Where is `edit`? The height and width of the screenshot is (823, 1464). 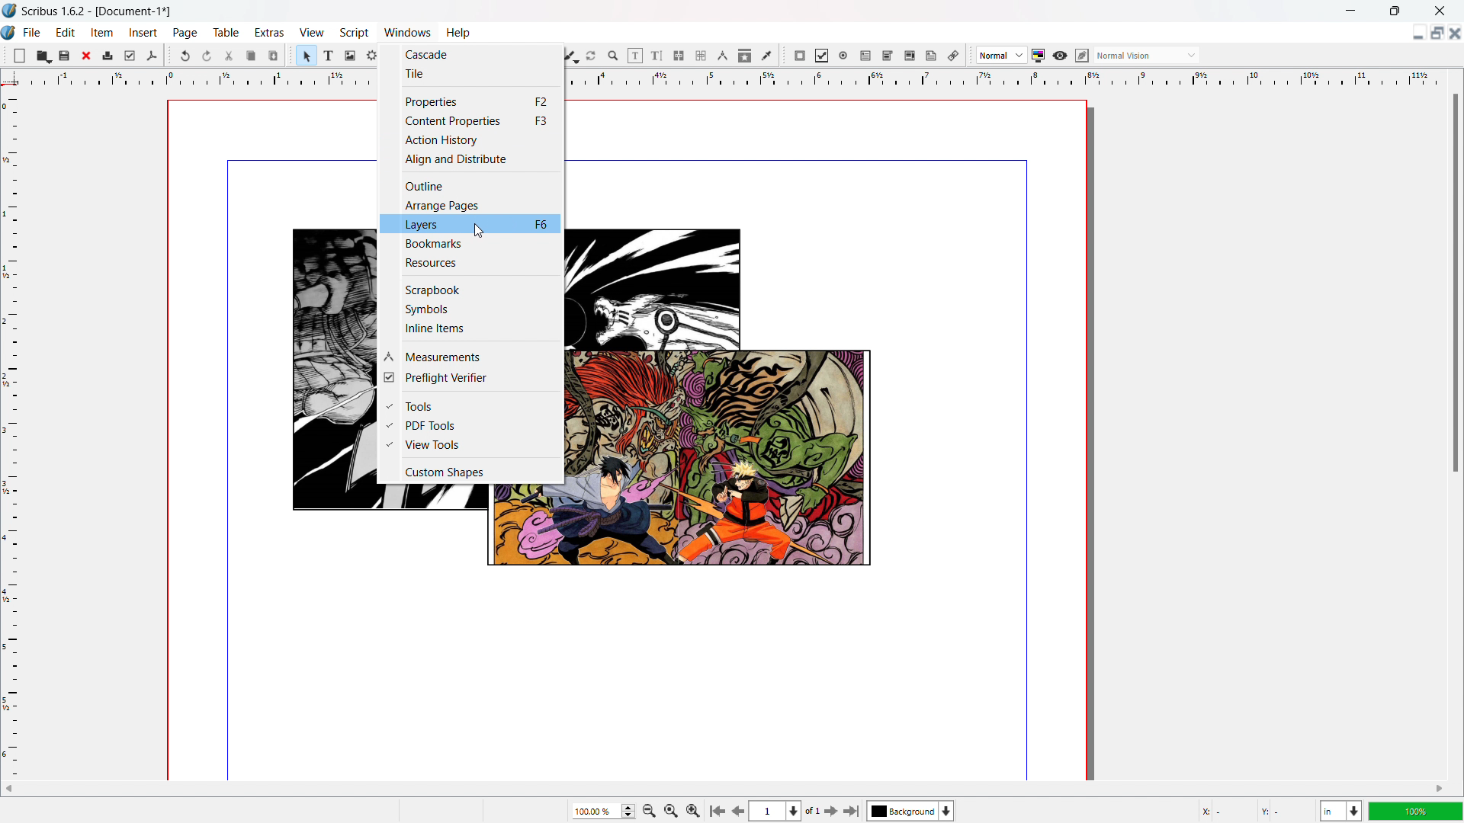 edit is located at coordinates (67, 33).